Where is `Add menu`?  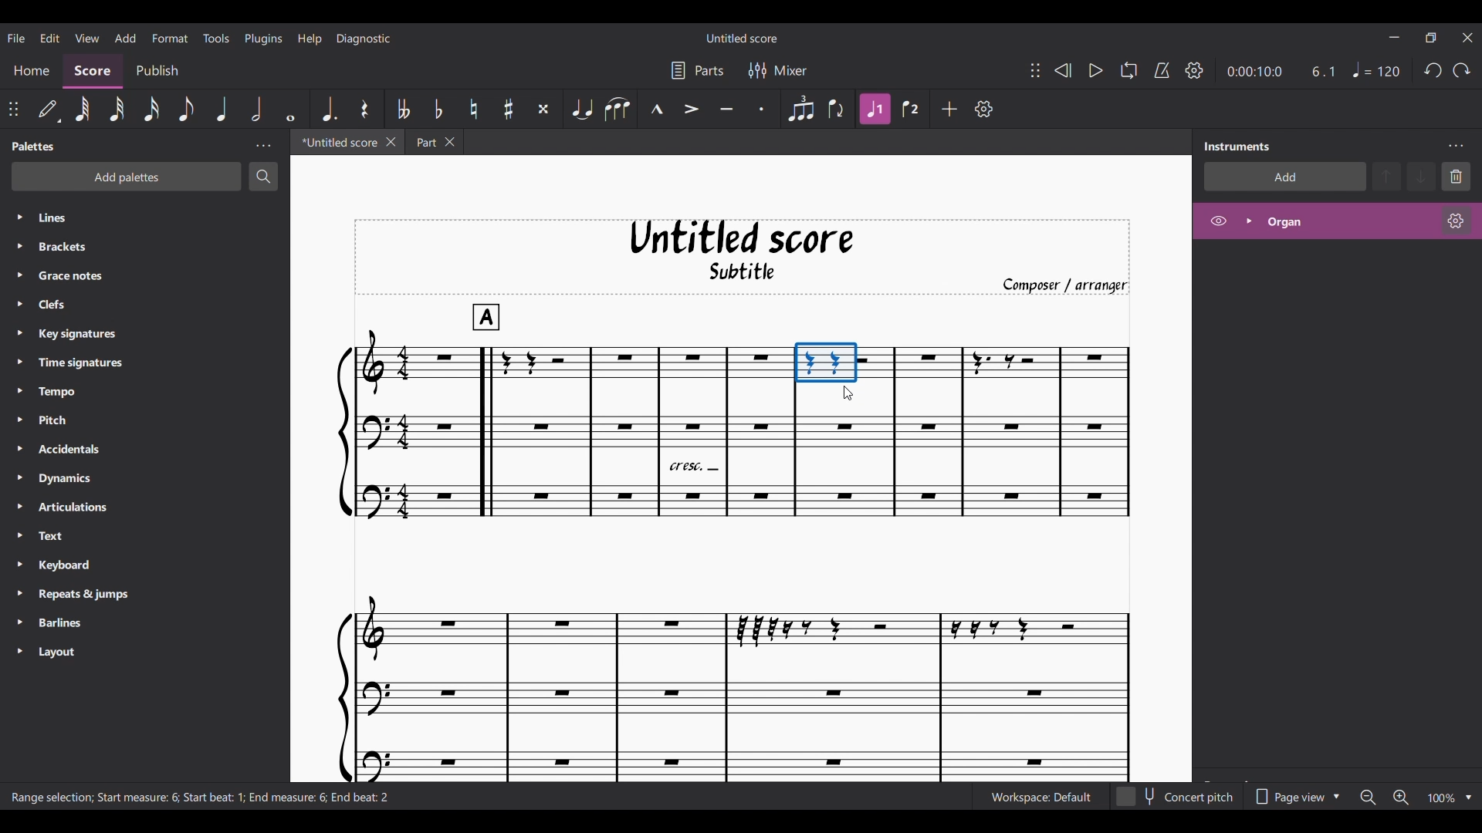 Add menu is located at coordinates (125, 37).